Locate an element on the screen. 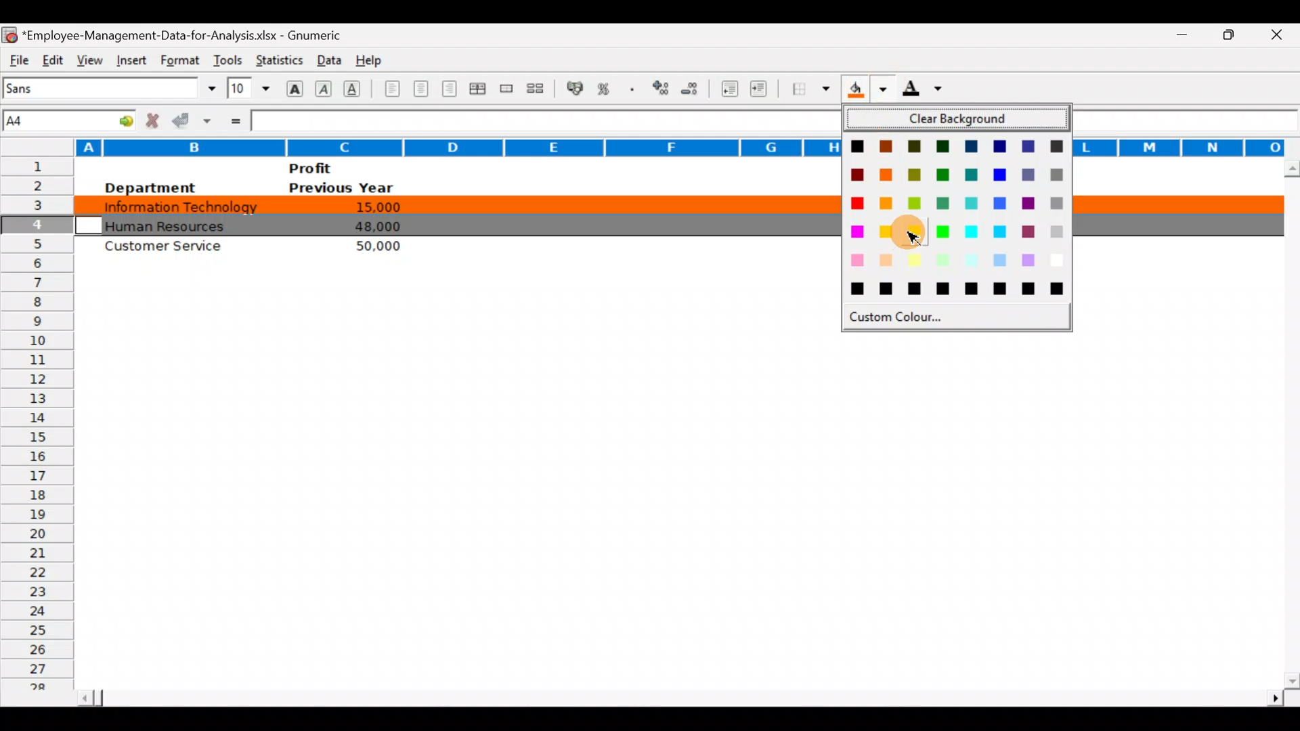 The height and width of the screenshot is (731, 1300). Clear background is located at coordinates (958, 120).